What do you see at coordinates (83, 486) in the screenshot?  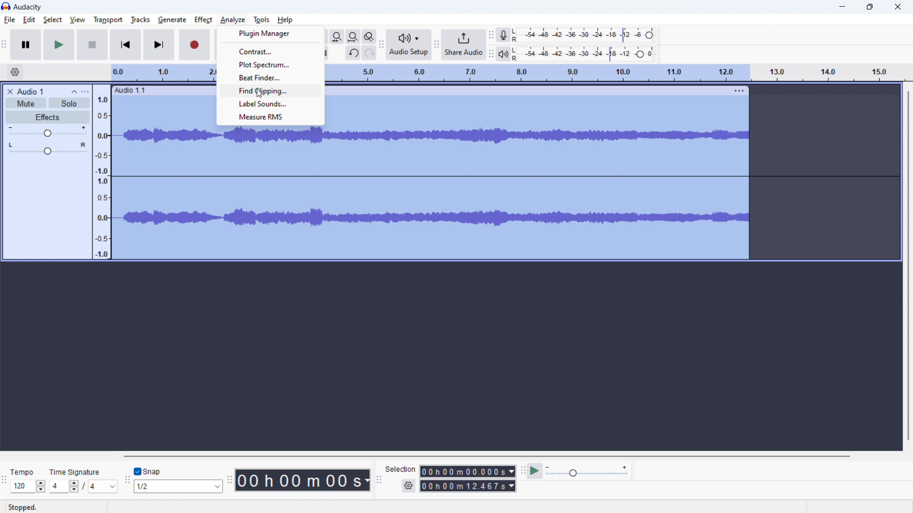 I see `time signature toolbar` at bounding box center [83, 486].